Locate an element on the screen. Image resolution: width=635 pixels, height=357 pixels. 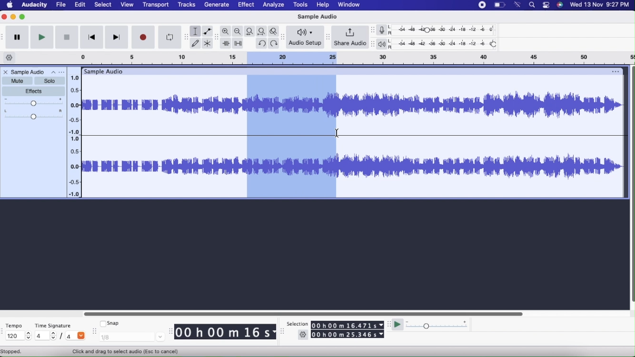
Fit project to width is located at coordinates (263, 31).